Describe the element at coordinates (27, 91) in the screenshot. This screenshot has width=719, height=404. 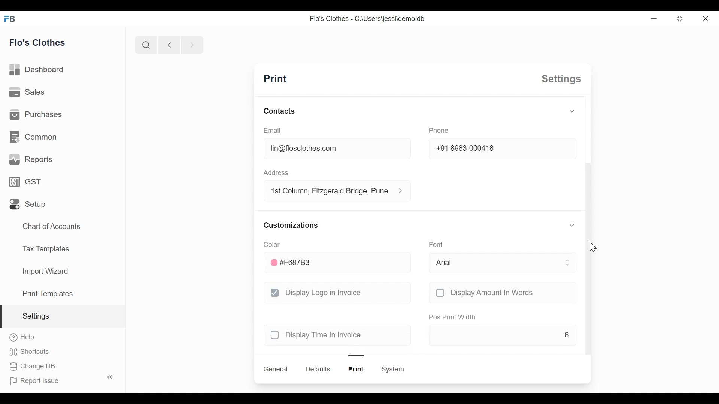
I see `sales` at that location.